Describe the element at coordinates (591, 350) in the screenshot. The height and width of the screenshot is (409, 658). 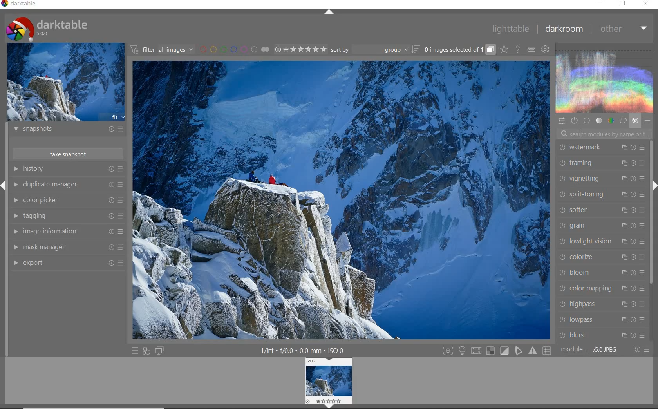
I see `module..v50JPEG` at that location.